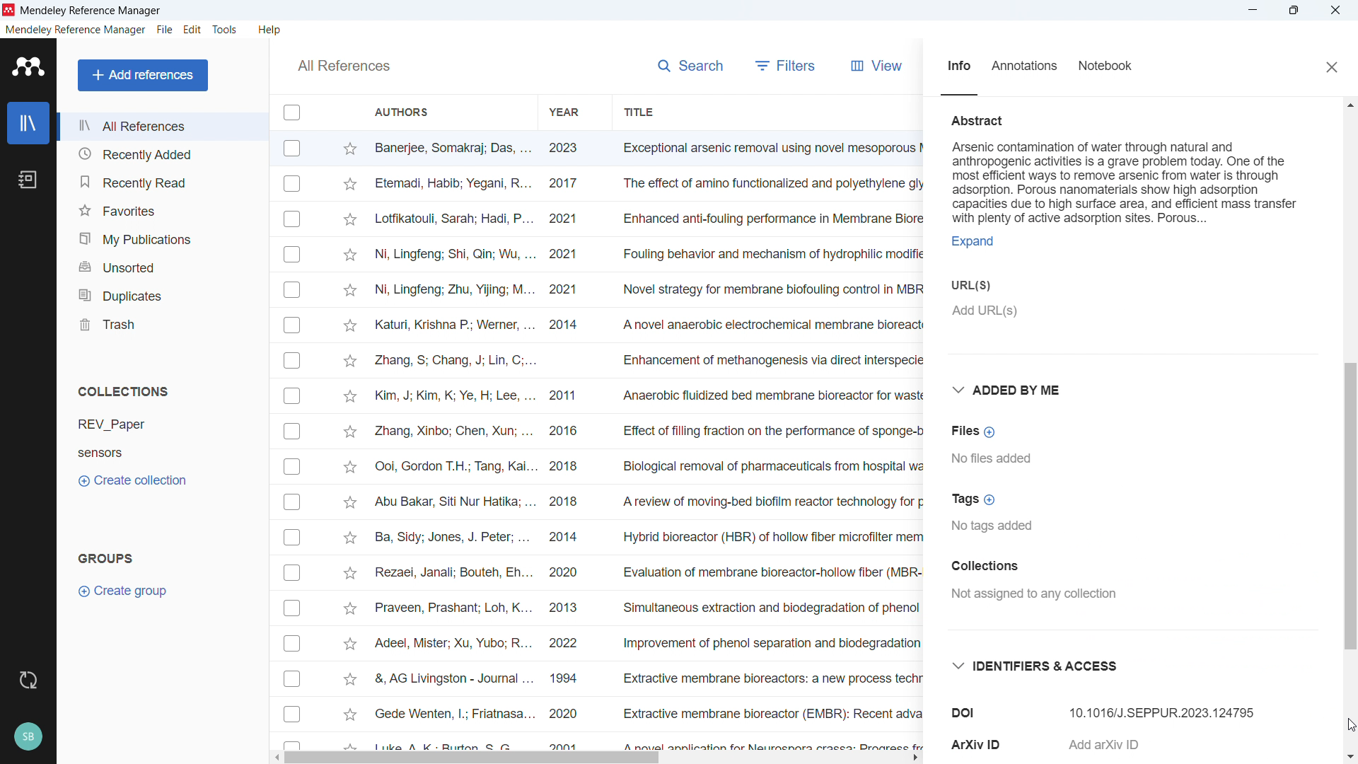 The height and width of the screenshot is (764, 1358). I want to click on 2020, so click(564, 715).